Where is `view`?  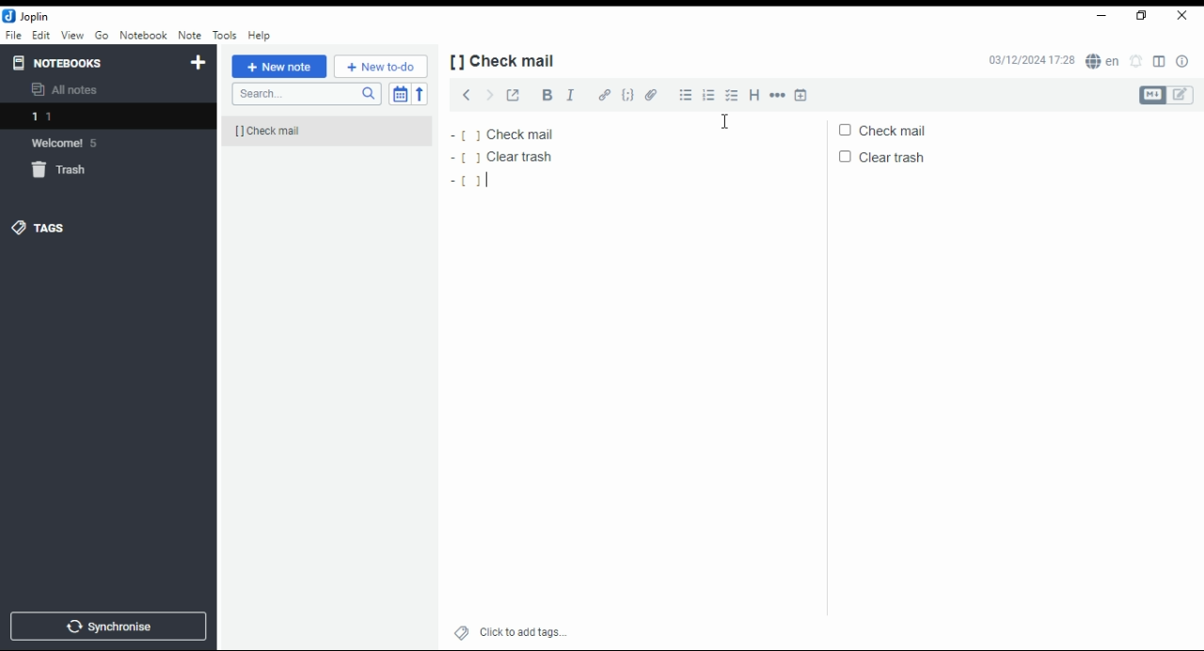 view is located at coordinates (73, 36).